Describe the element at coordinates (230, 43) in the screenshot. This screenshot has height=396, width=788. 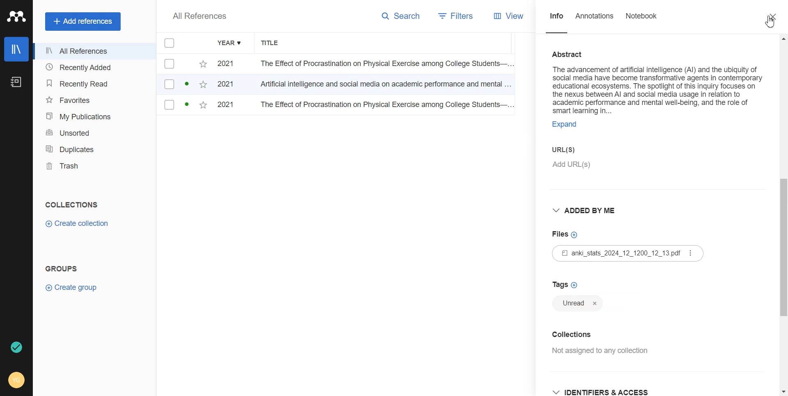
I see `Year` at that location.